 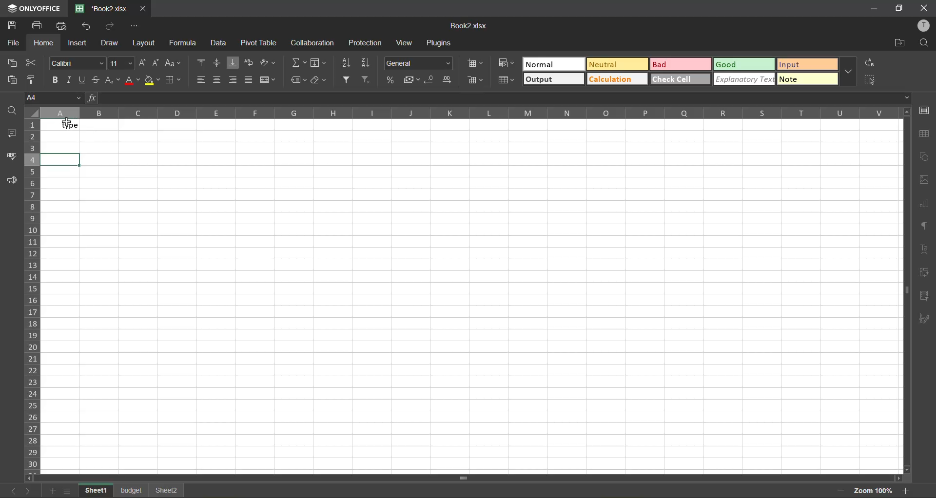 What do you see at coordinates (260, 44) in the screenshot?
I see `pivot table` at bounding box center [260, 44].